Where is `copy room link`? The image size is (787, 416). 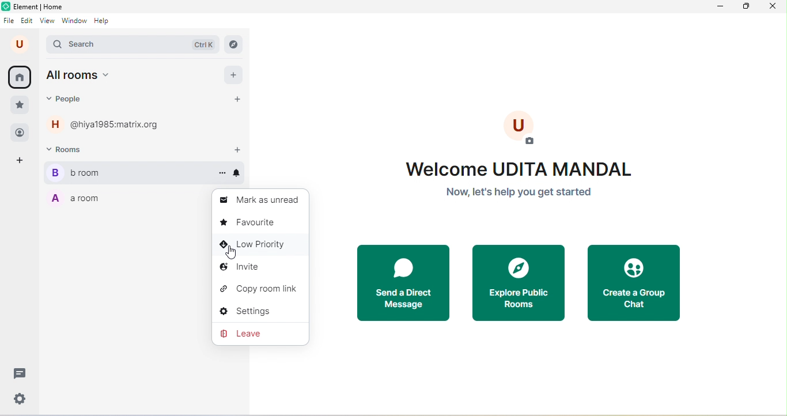 copy room link is located at coordinates (258, 289).